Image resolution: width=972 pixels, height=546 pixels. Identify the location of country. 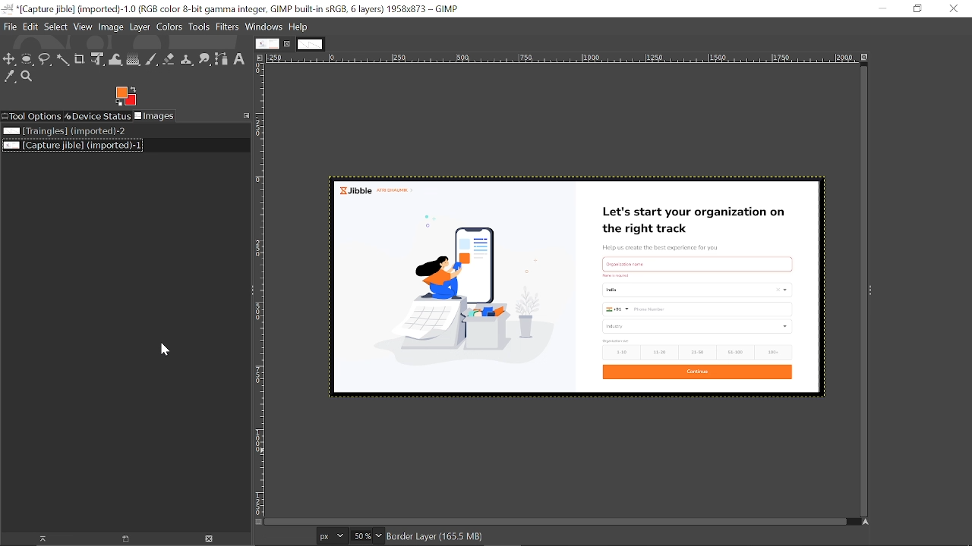
(697, 289).